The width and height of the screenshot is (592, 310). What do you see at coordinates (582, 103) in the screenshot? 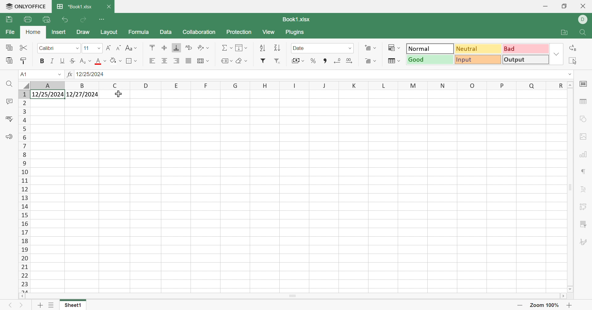
I see `Table settings` at bounding box center [582, 103].